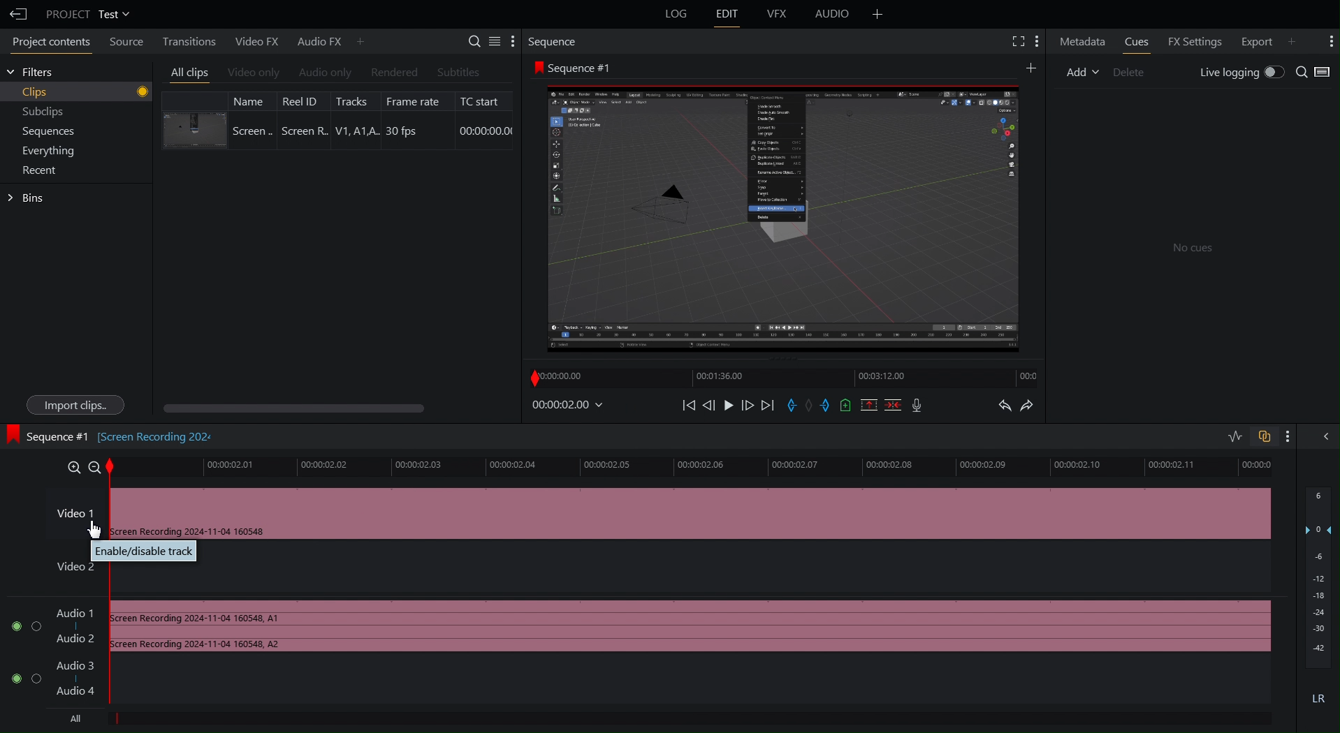 Image resolution: width=1340 pixels, height=733 pixels. What do you see at coordinates (1037, 406) in the screenshot?
I see `Redo` at bounding box center [1037, 406].